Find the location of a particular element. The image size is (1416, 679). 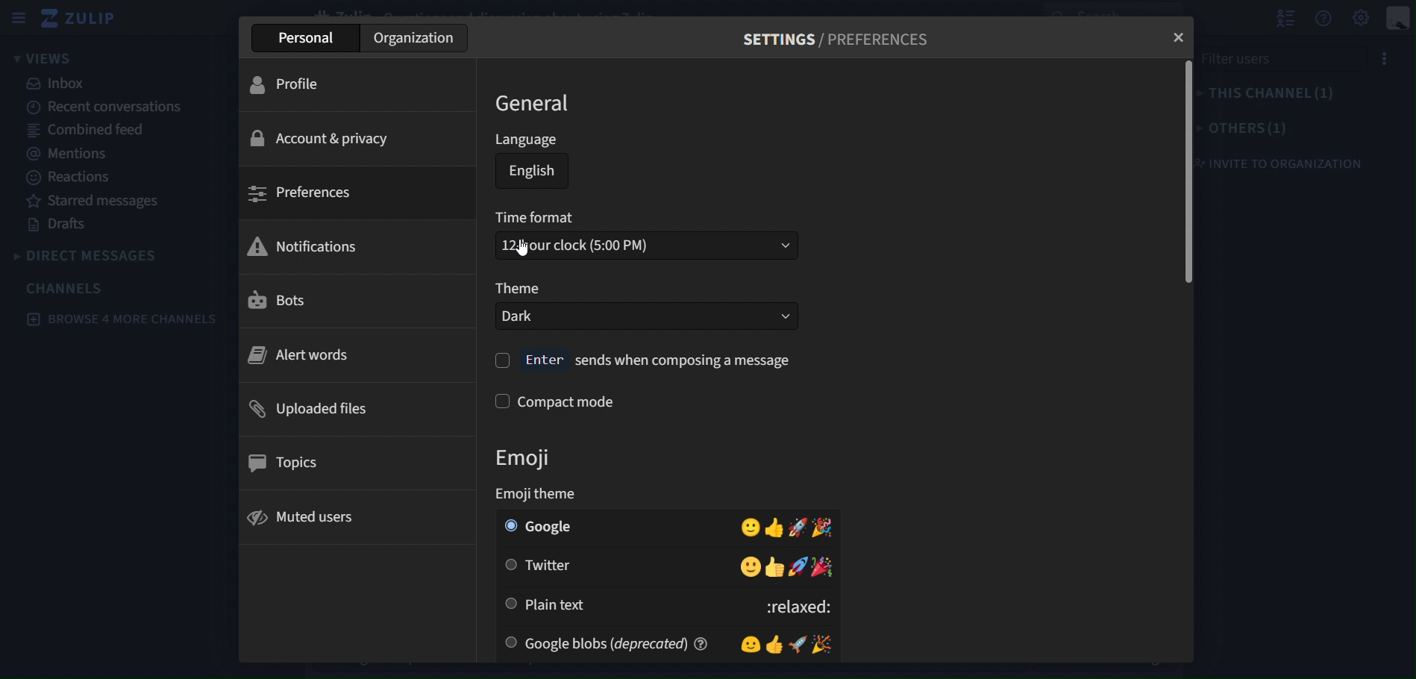

language is located at coordinates (530, 139).